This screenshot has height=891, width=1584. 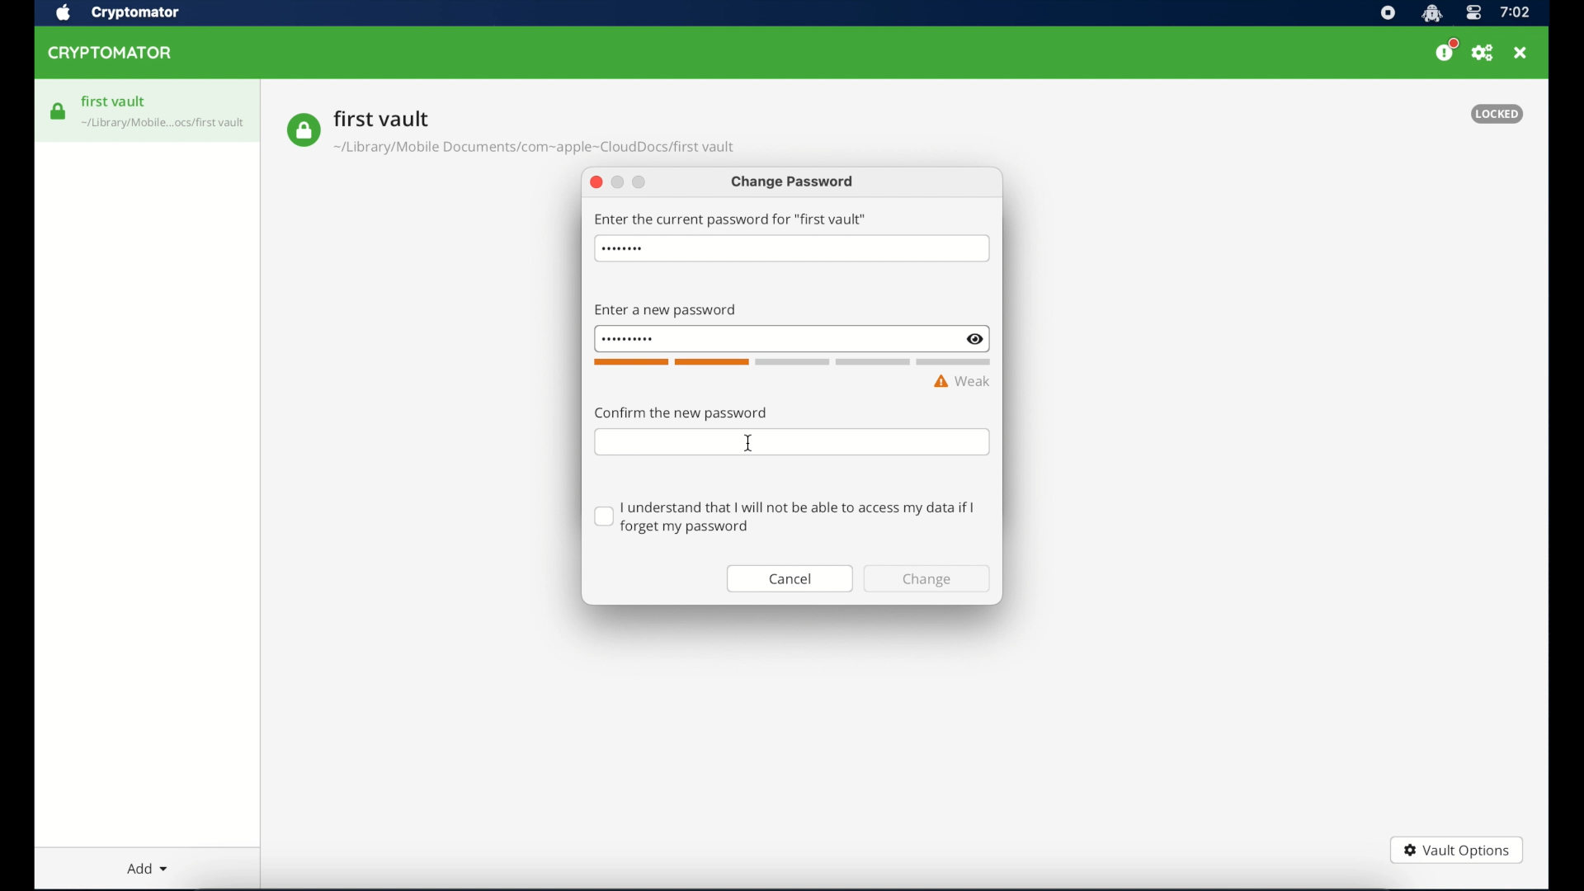 What do you see at coordinates (791, 363) in the screenshot?
I see `word count` at bounding box center [791, 363].